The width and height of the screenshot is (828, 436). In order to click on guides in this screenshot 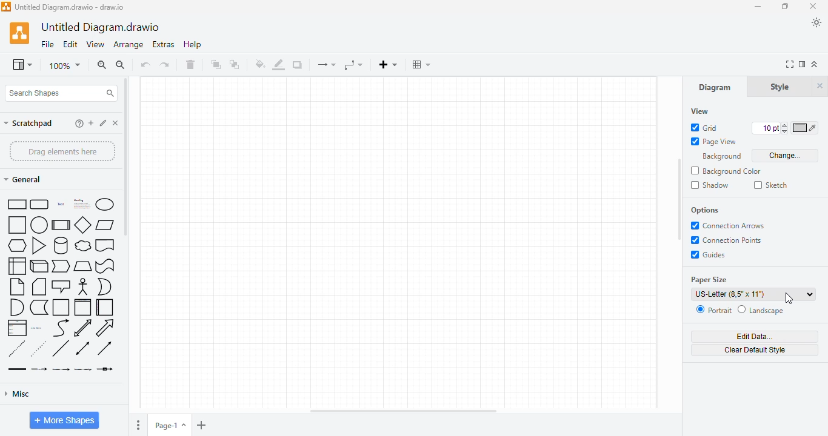, I will do `click(708, 254)`.